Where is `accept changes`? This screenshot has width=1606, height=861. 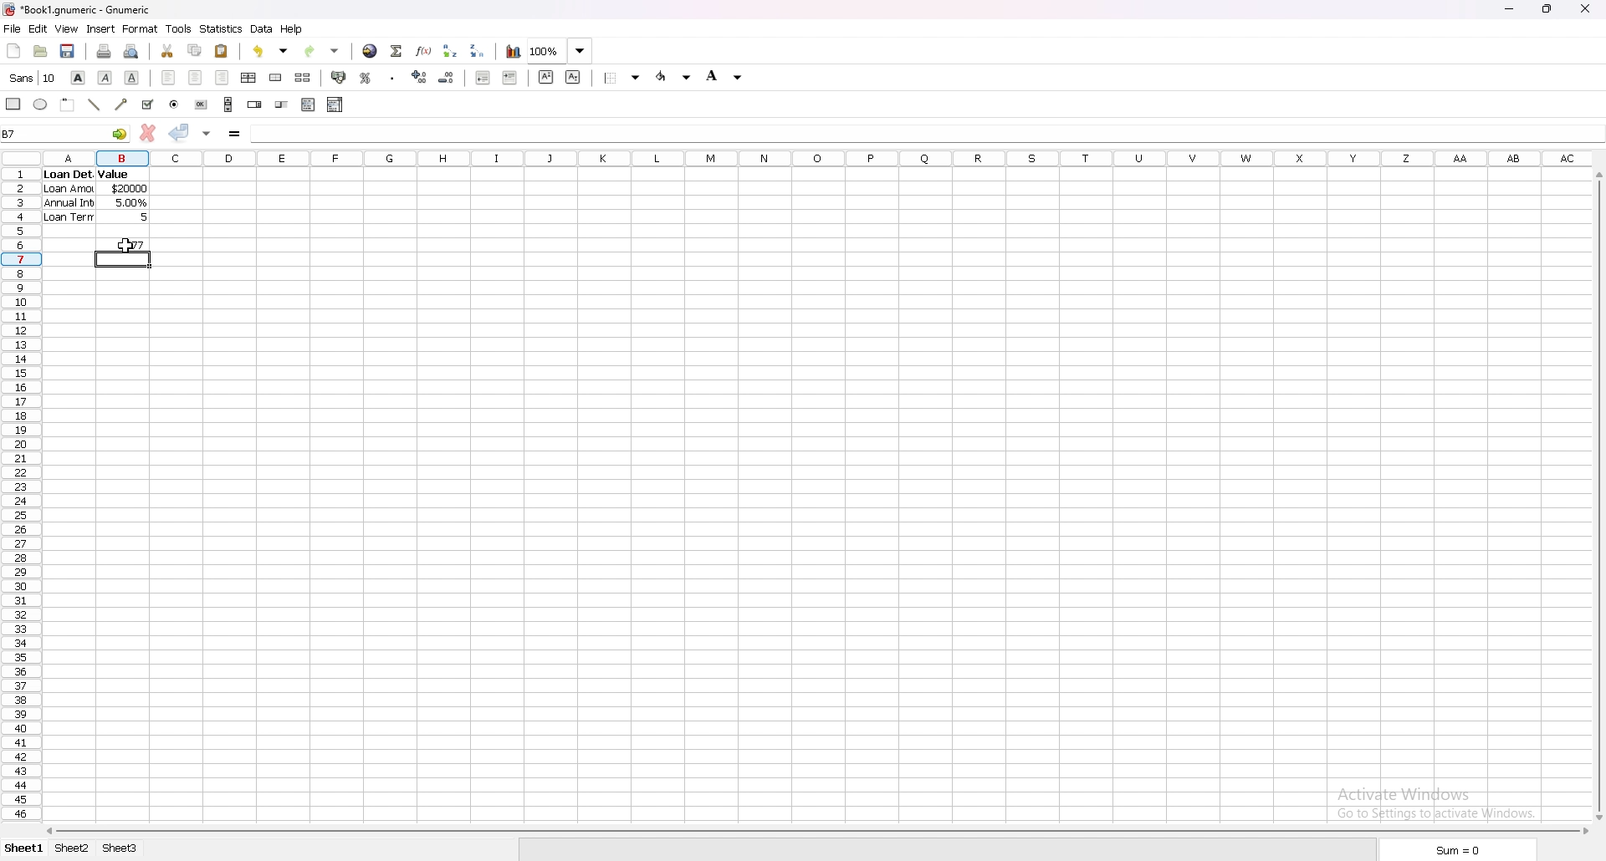 accept changes is located at coordinates (180, 133).